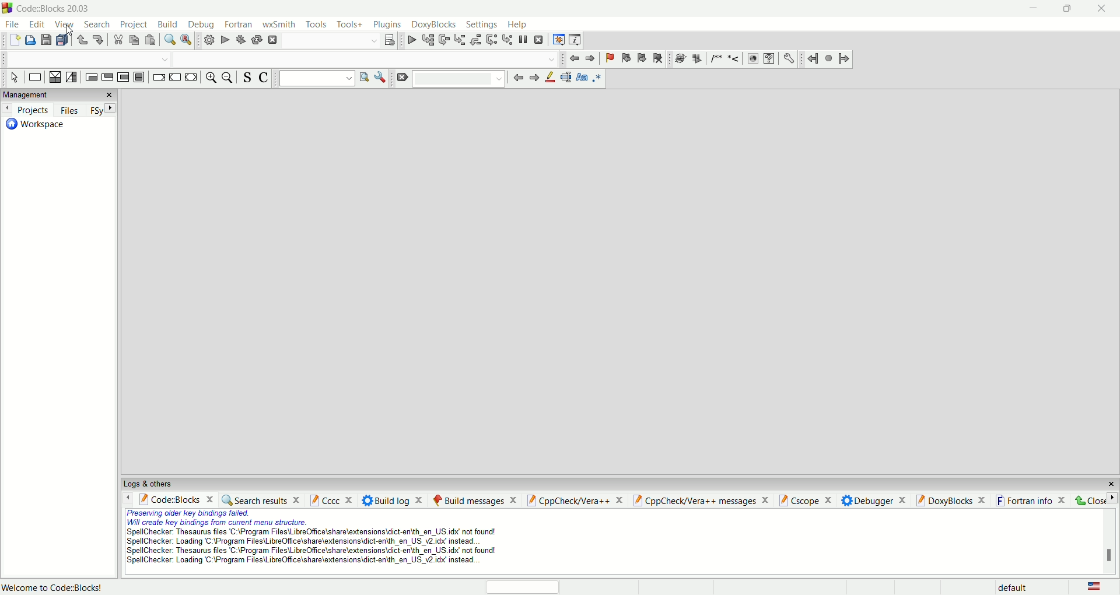  Describe the element at coordinates (27, 110) in the screenshot. I see `projects` at that location.